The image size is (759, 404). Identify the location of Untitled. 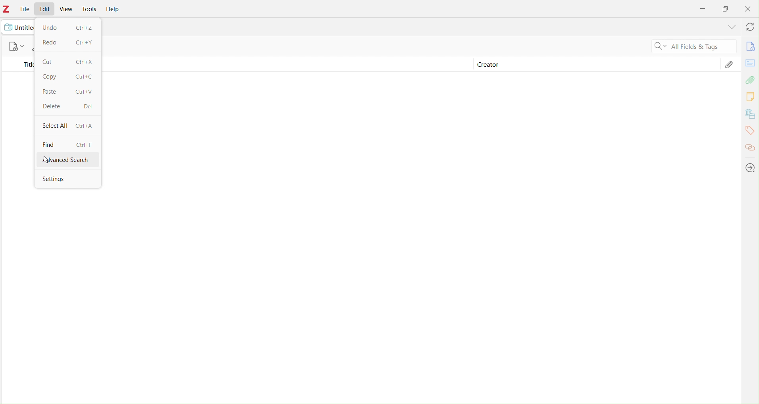
(17, 28).